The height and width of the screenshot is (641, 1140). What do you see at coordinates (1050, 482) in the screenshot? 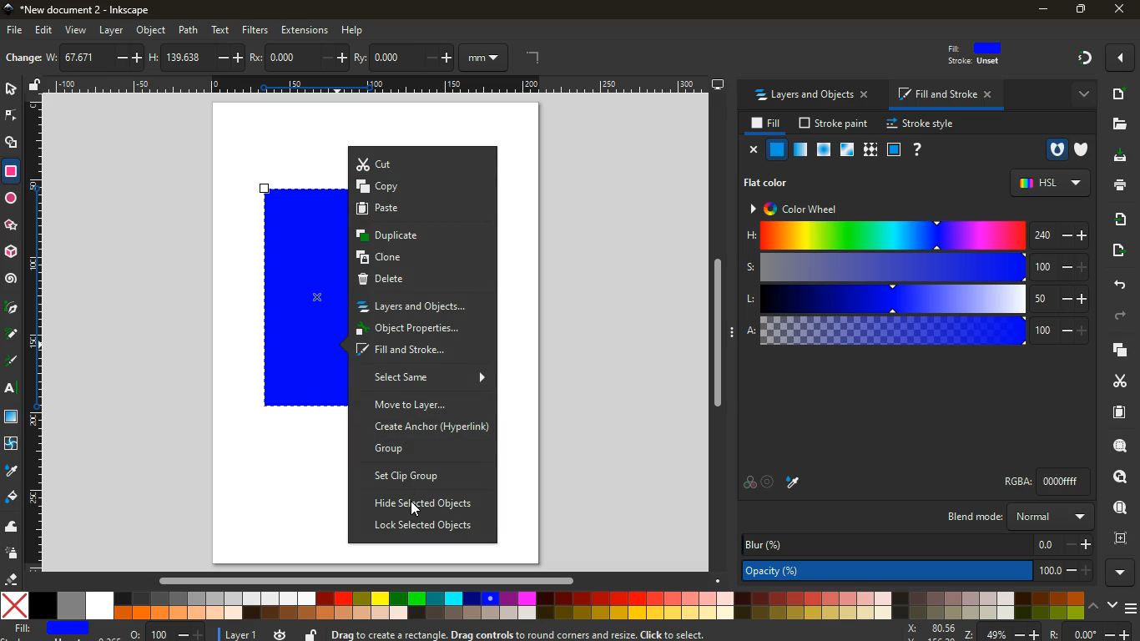
I see `rgba` at bounding box center [1050, 482].